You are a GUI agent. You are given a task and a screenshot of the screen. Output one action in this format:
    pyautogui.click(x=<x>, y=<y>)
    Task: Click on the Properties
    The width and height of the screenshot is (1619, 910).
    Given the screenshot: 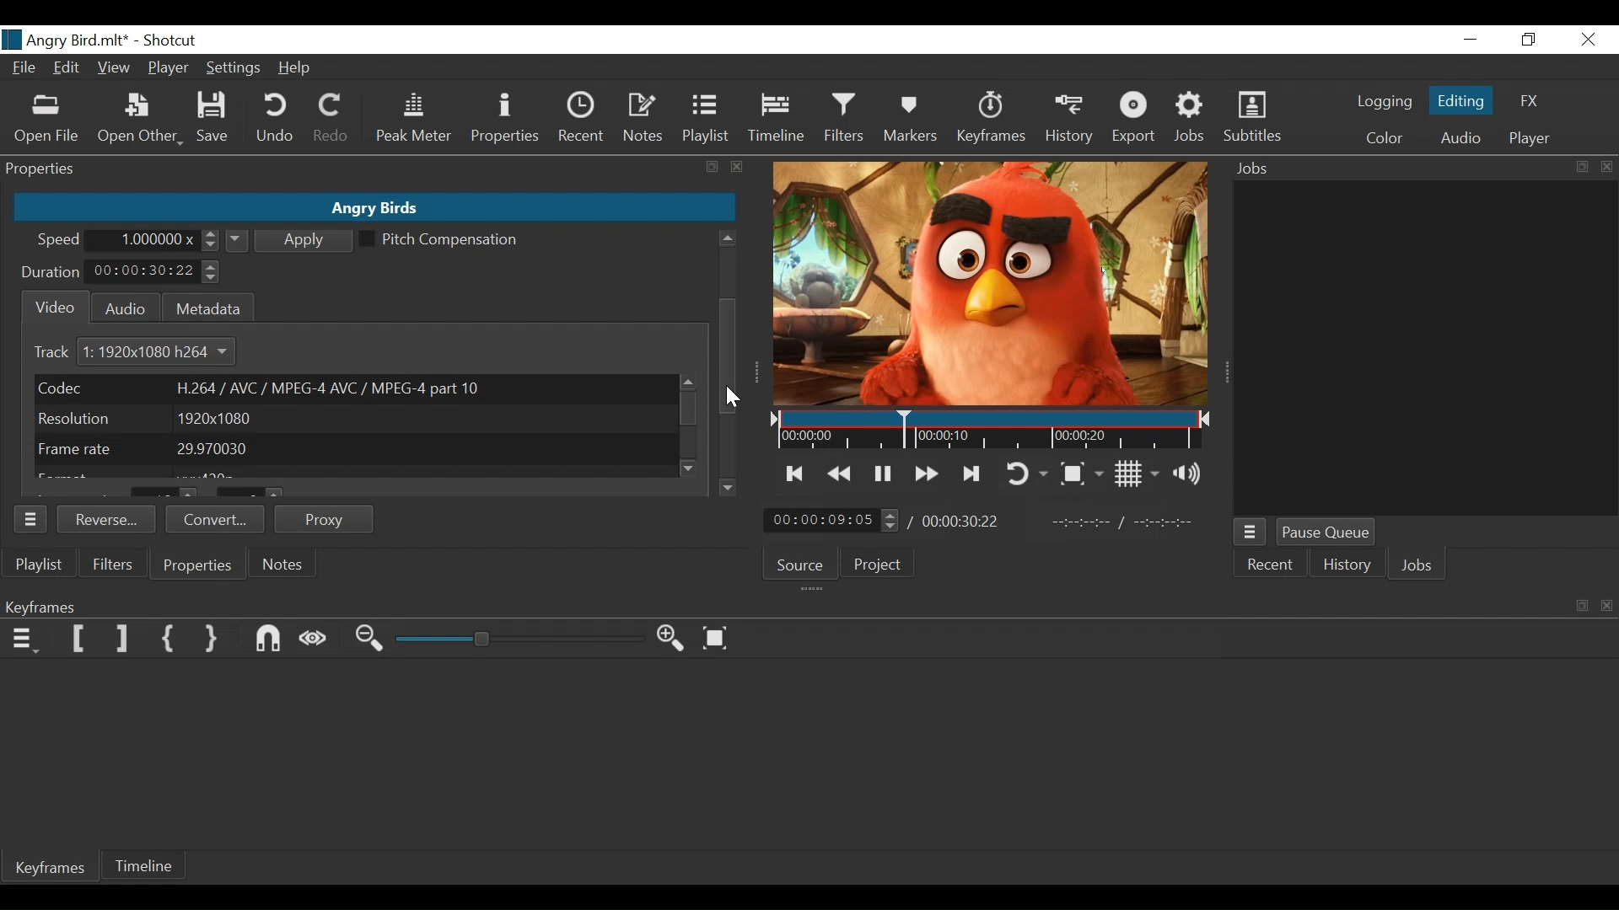 What is the action you would take?
    pyautogui.click(x=199, y=566)
    